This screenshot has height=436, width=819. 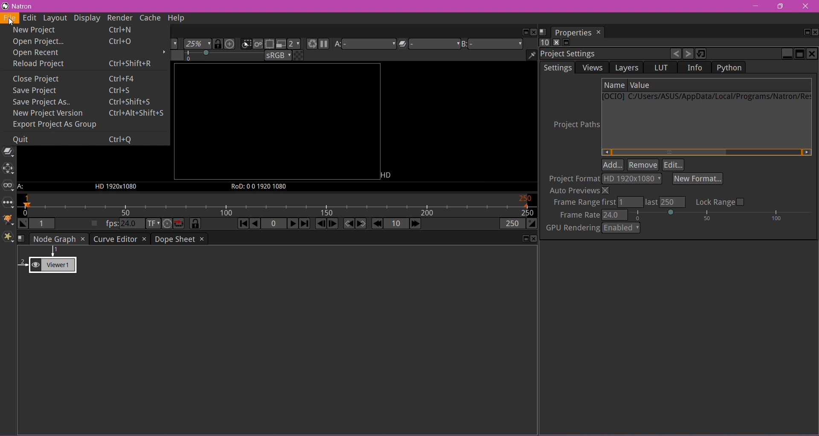 I want to click on Export Project as Group, so click(x=64, y=124).